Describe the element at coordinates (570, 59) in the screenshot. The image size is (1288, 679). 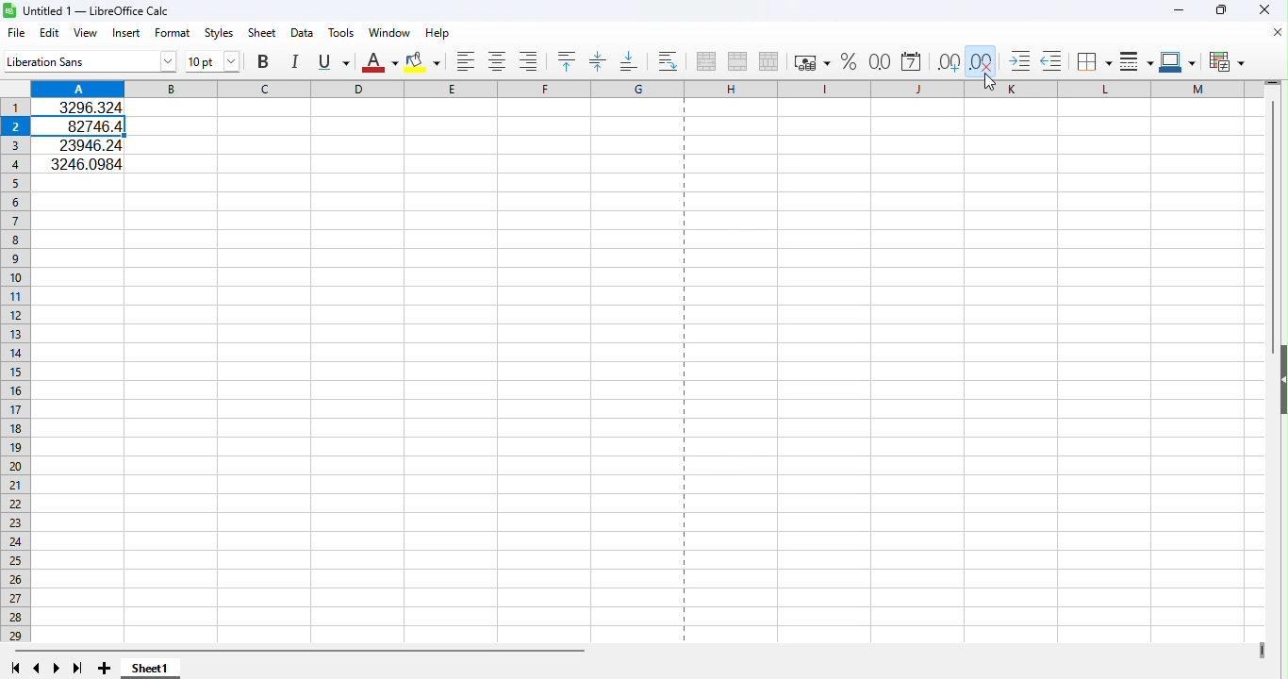
I see `Align top` at that location.